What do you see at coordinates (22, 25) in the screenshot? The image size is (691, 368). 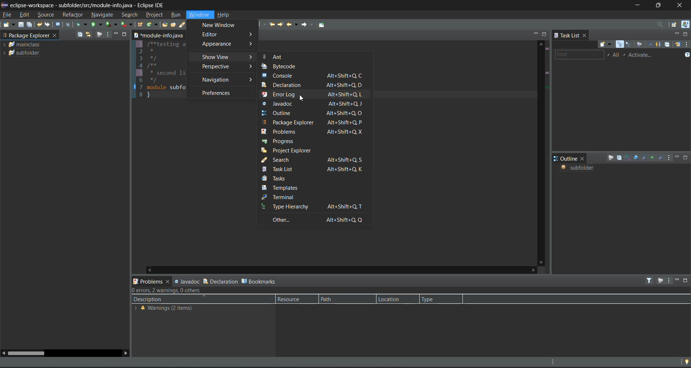 I see `save` at bounding box center [22, 25].